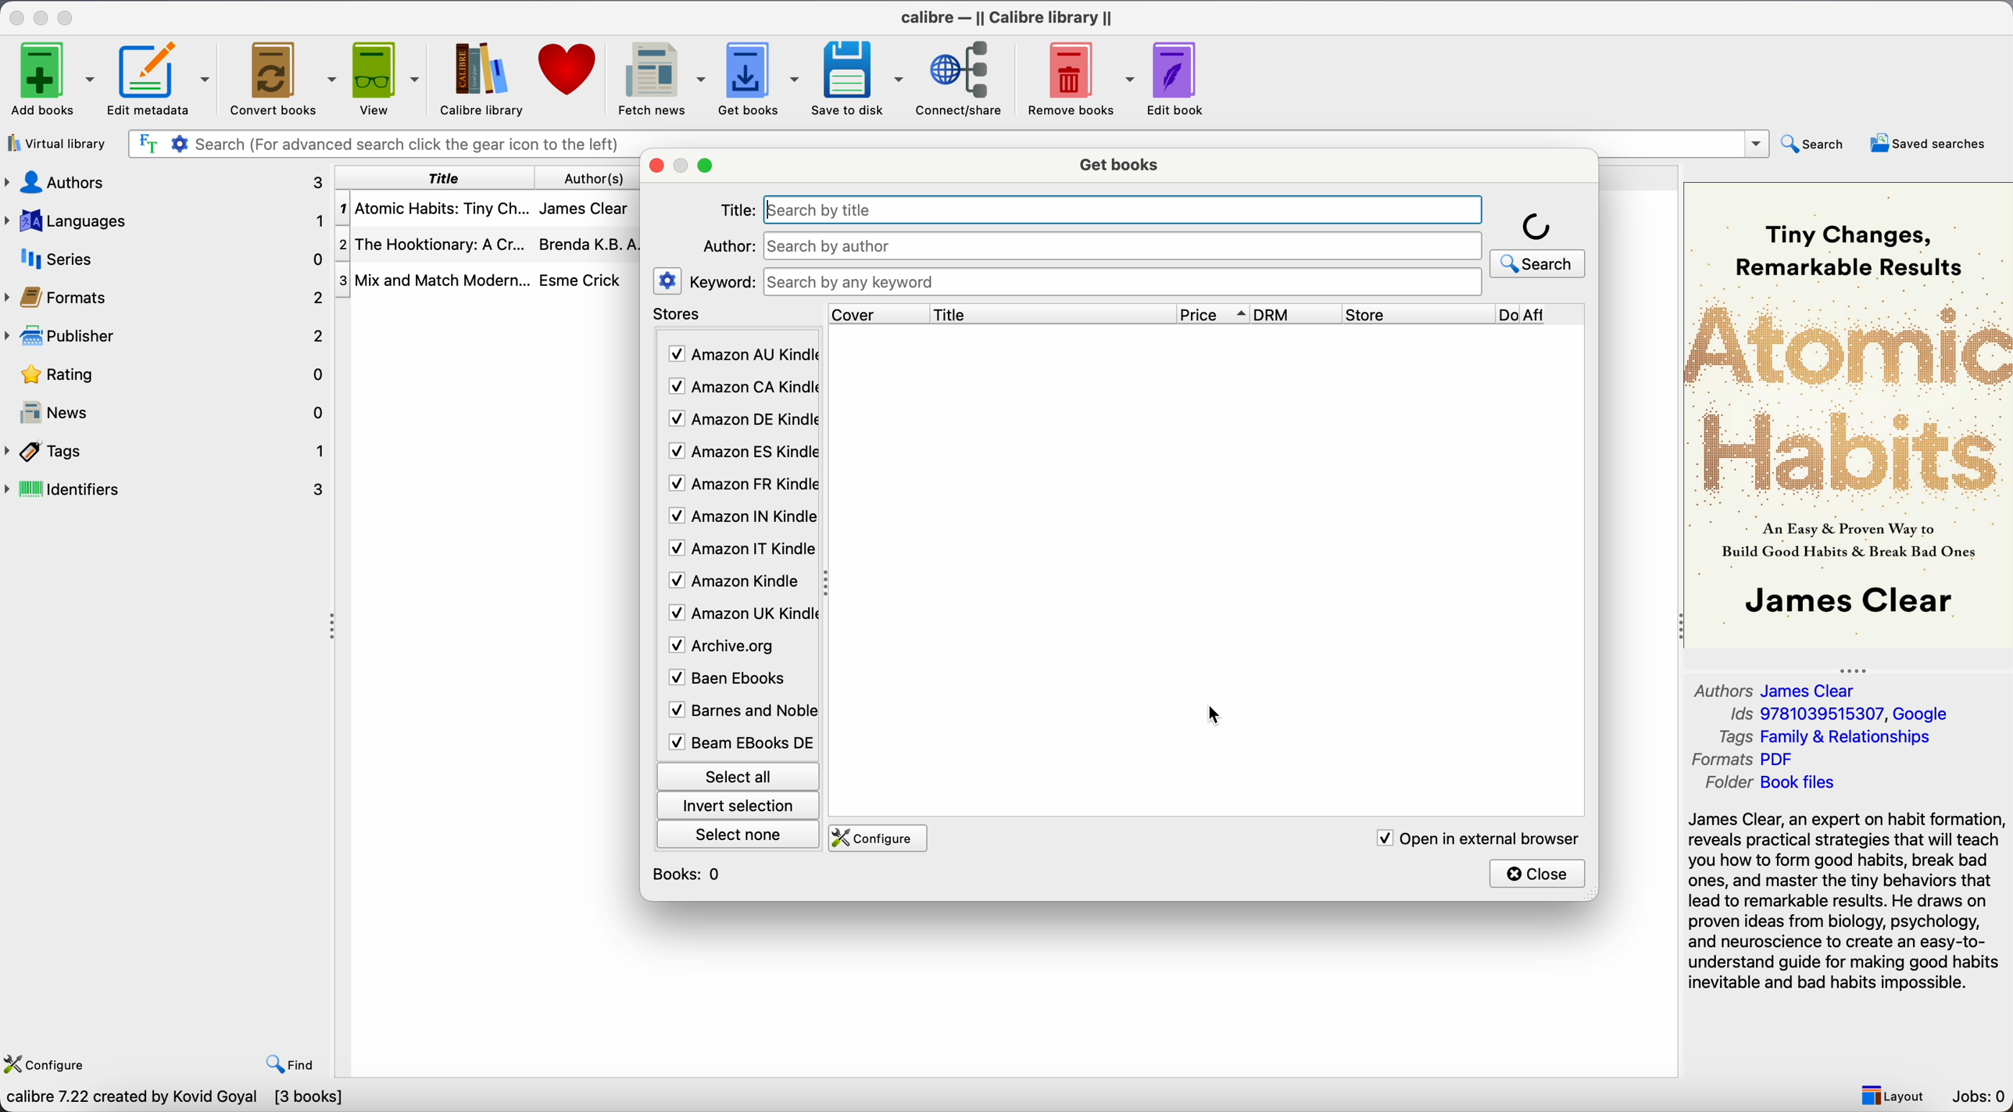 This screenshot has height=1112, width=2013. I want to click on Amazon FR Kindle, so click(740, 487).